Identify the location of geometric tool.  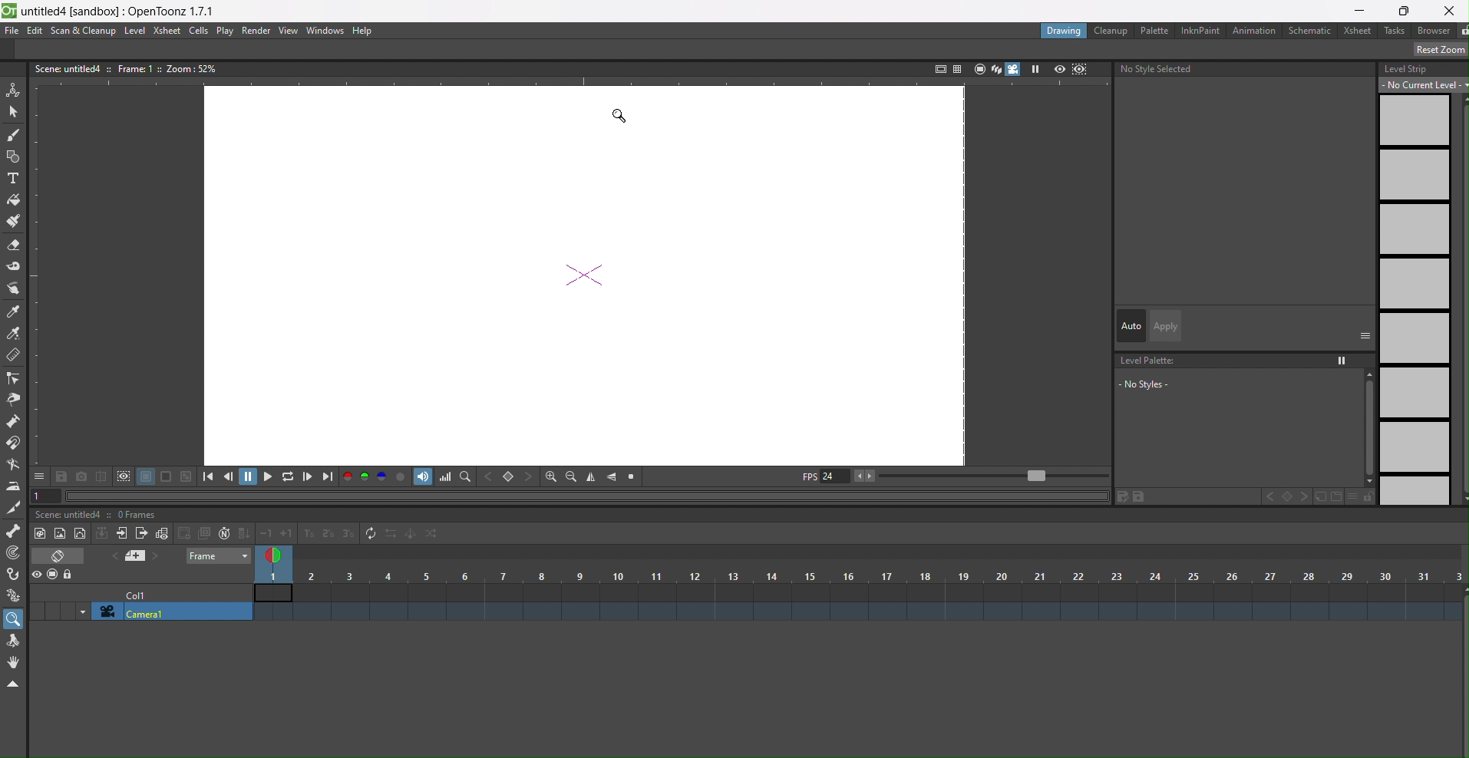
(14, 157).